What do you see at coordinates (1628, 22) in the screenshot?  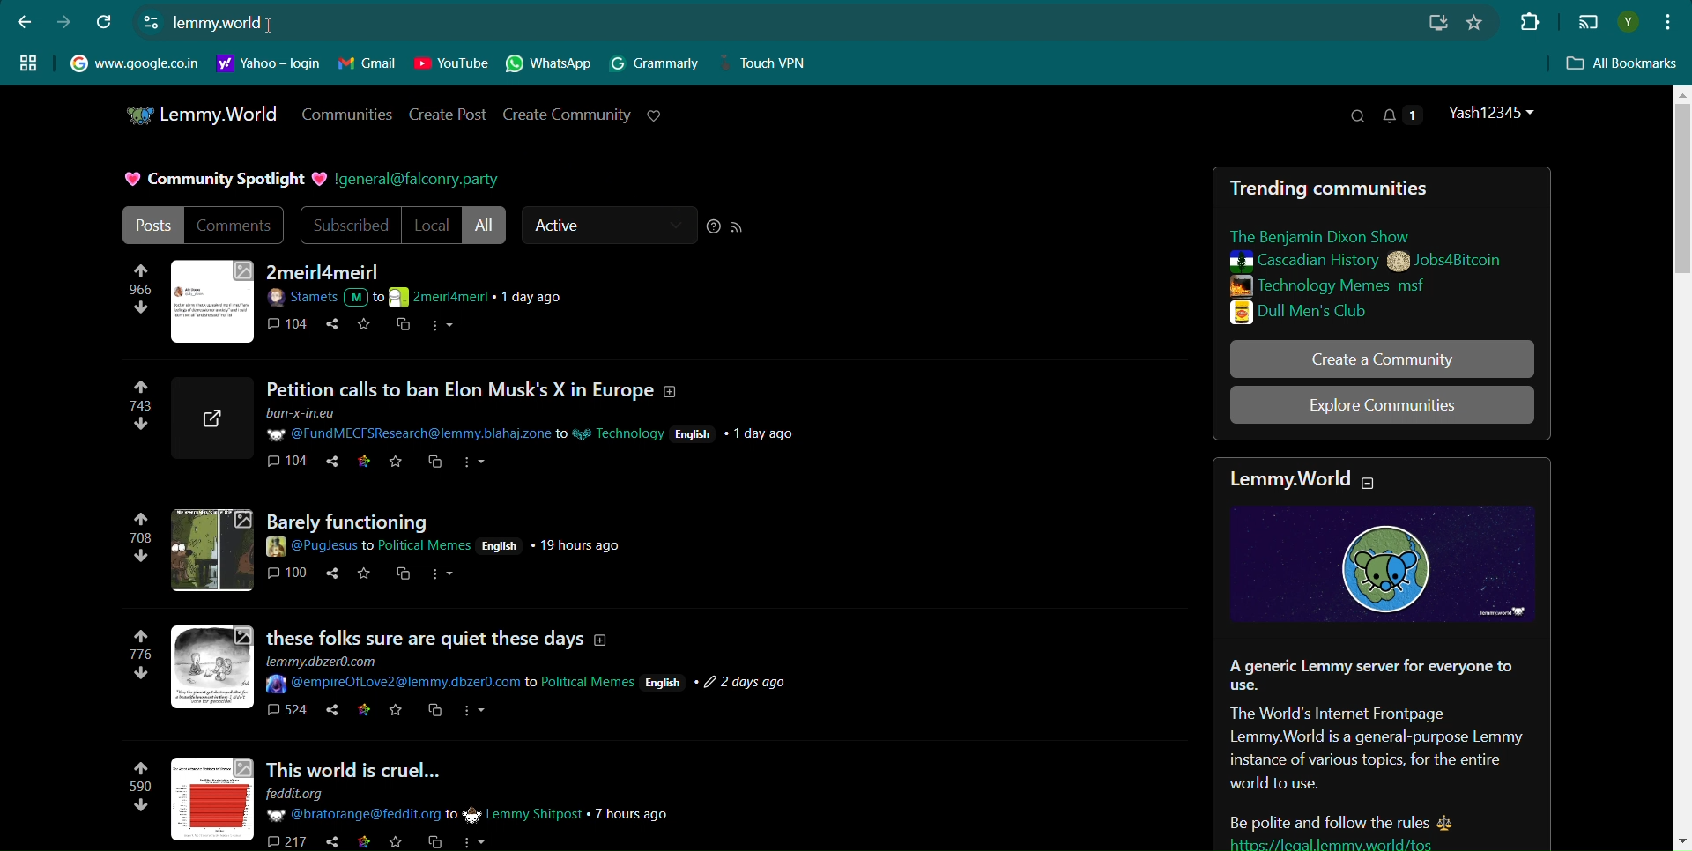 I see `Profile` at bounding box center [1628, 22].